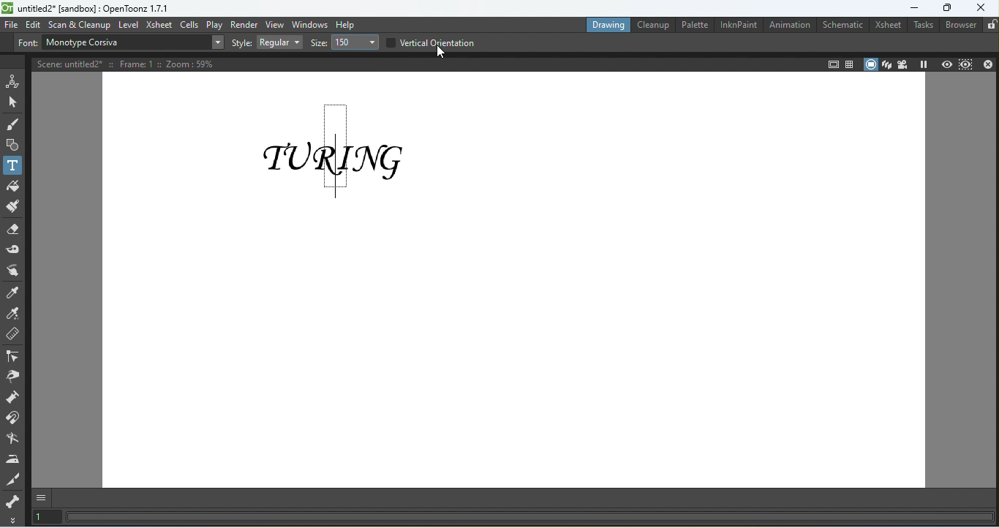 The image size is (999, 528). What do you see at coordinates (832, 64) in the screenshot?
I see `Field guide` at bounding box center [832, 64].